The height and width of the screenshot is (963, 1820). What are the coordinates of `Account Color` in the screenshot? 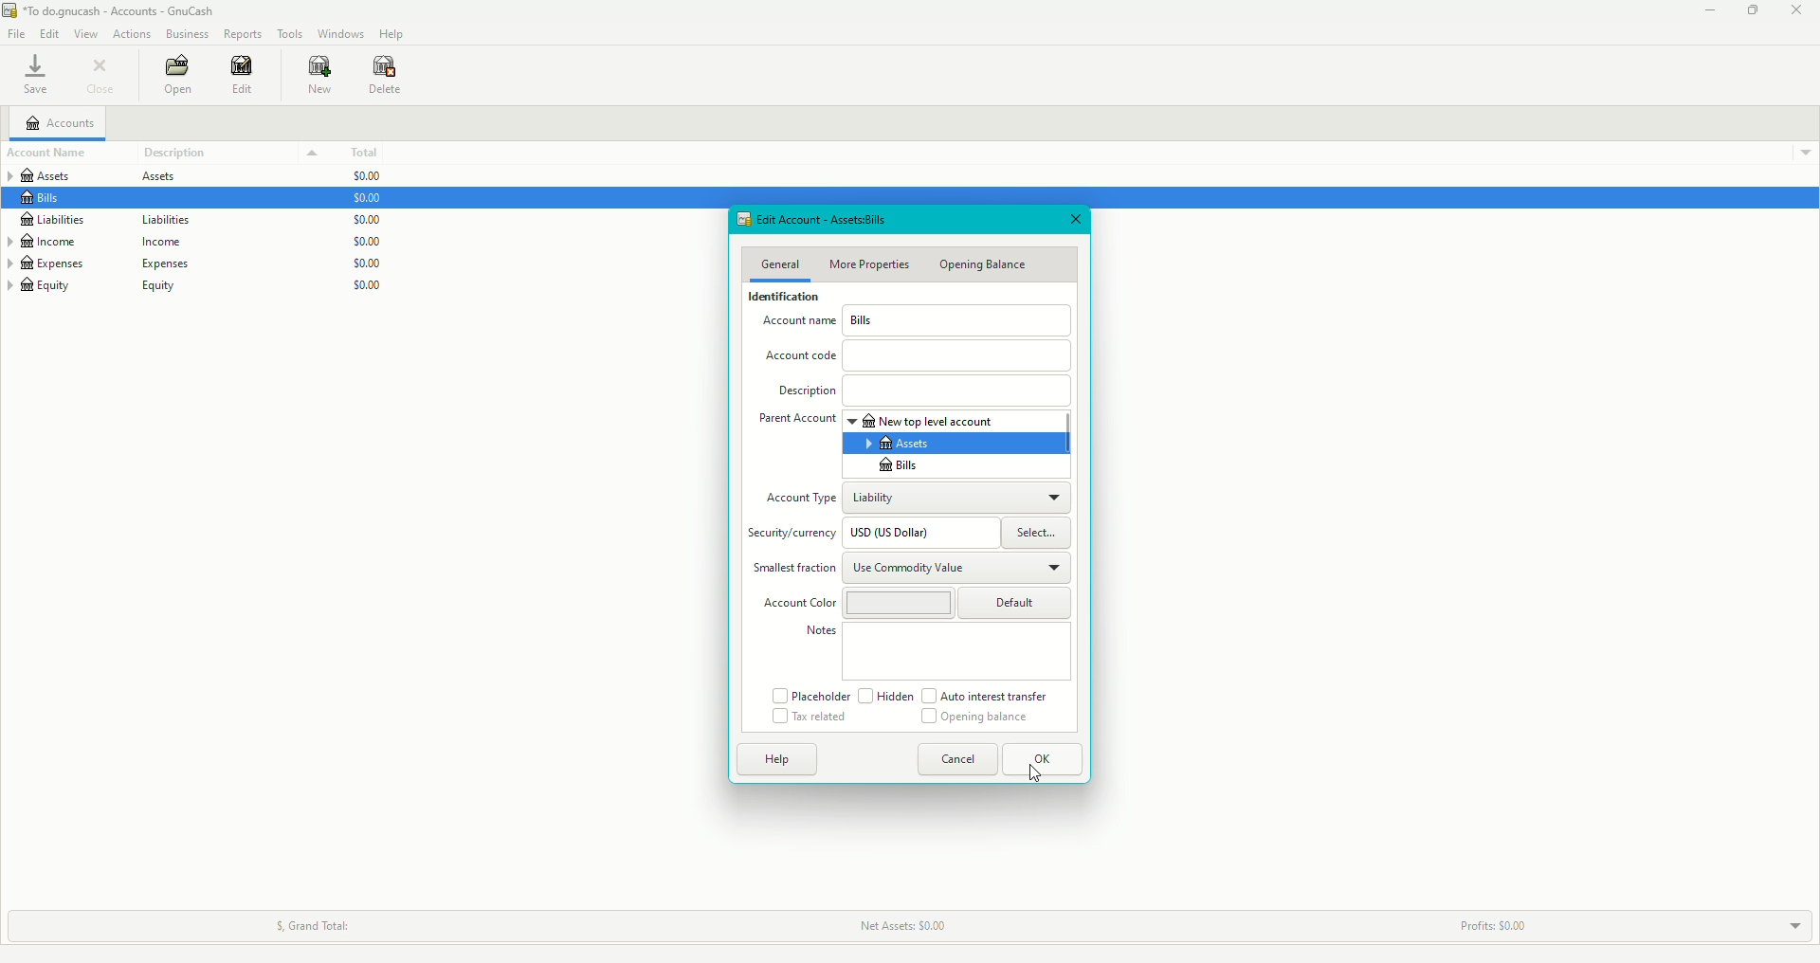 It's located at (795, 603).